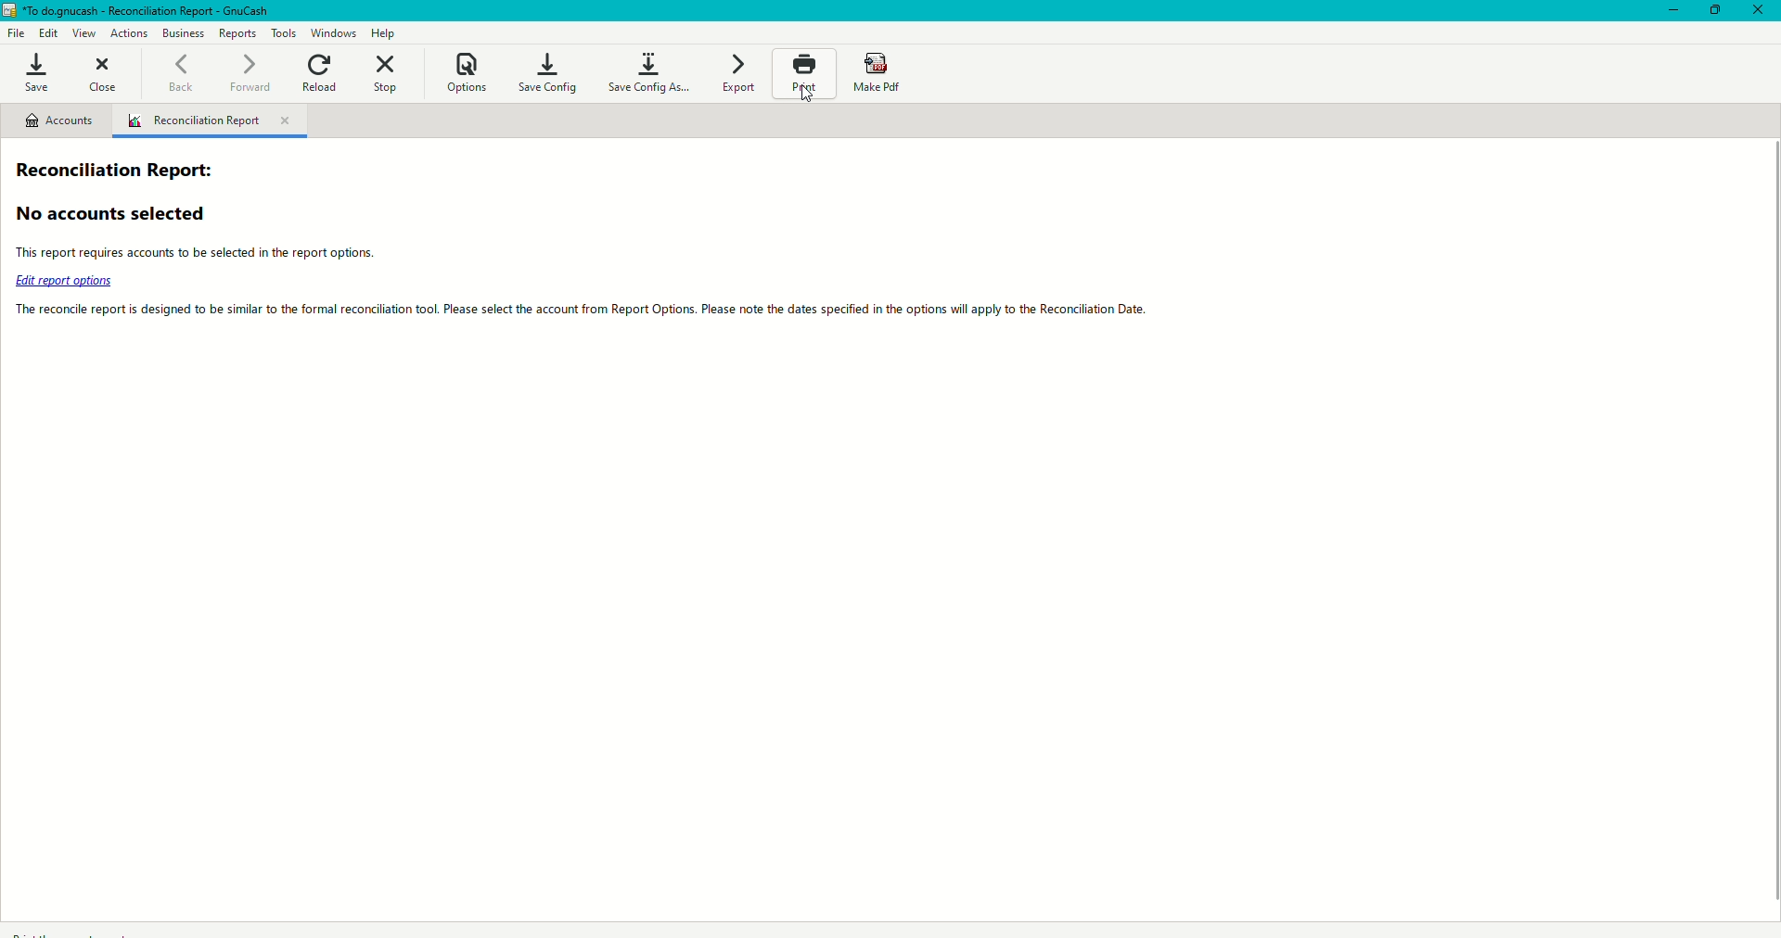  Describe the element at coordinates (1757, 11) in the screenshot. I see `Close` at that location.